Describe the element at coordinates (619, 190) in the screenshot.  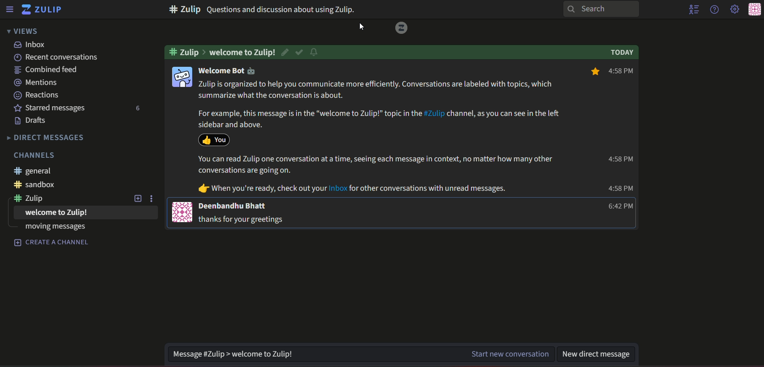
I see `4:58 PM` at that location.